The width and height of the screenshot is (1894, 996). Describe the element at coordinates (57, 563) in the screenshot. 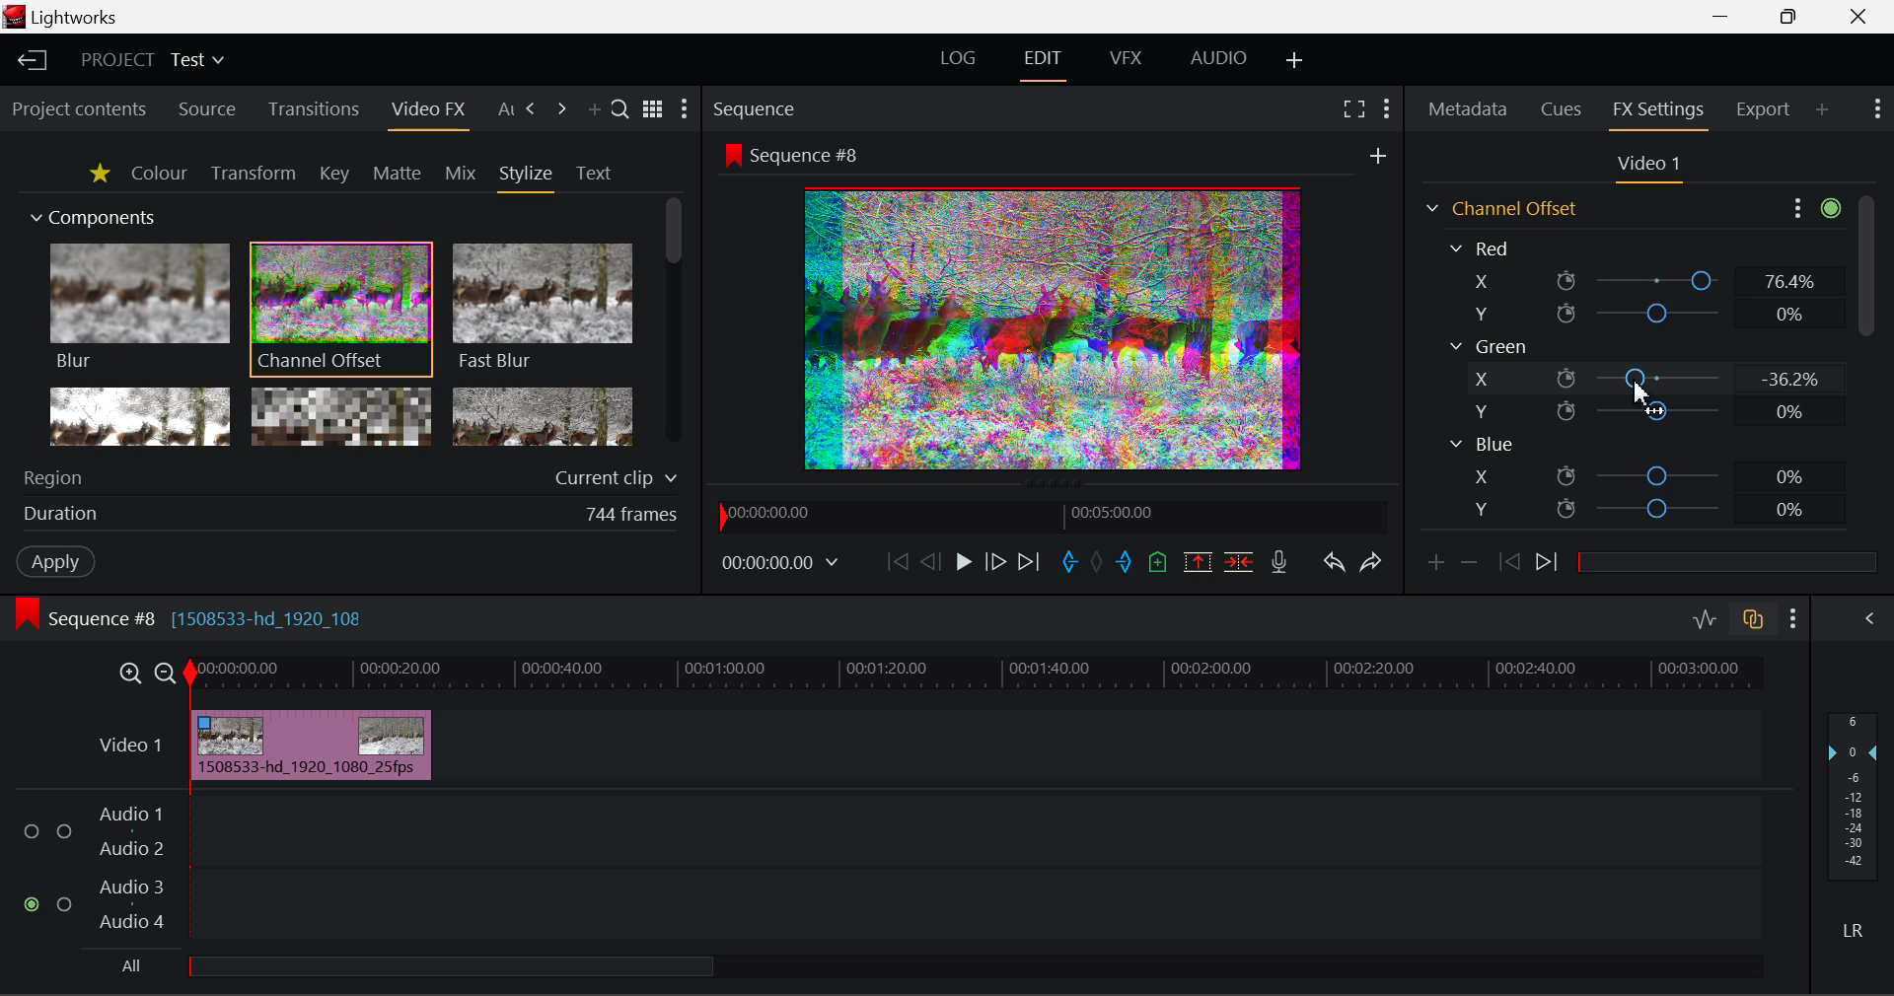

I see `Apply` at that location.